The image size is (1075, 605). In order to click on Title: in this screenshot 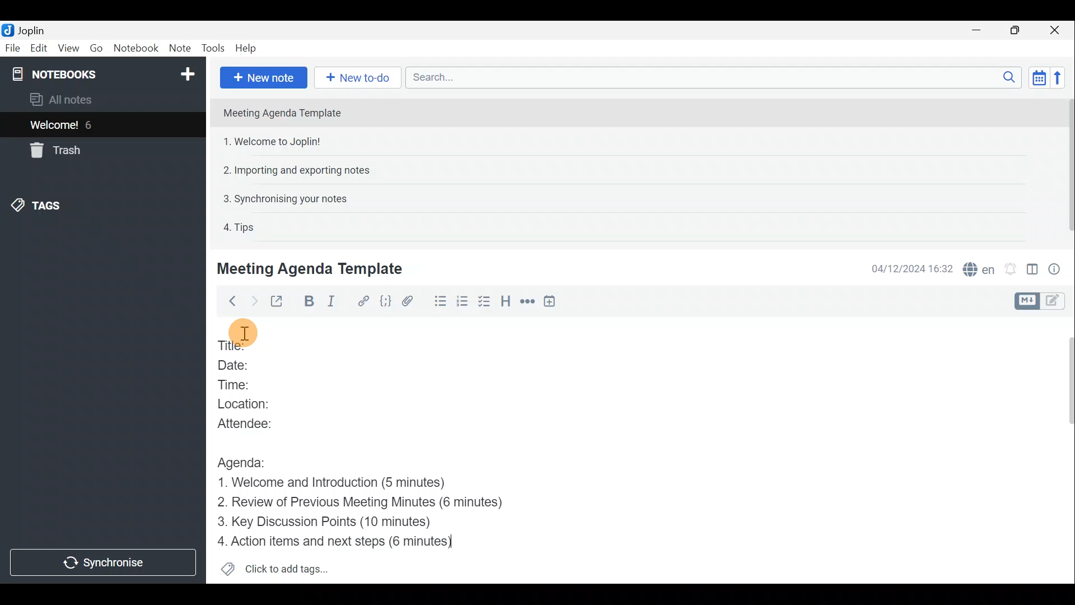, I will do `click(239, 343)`.